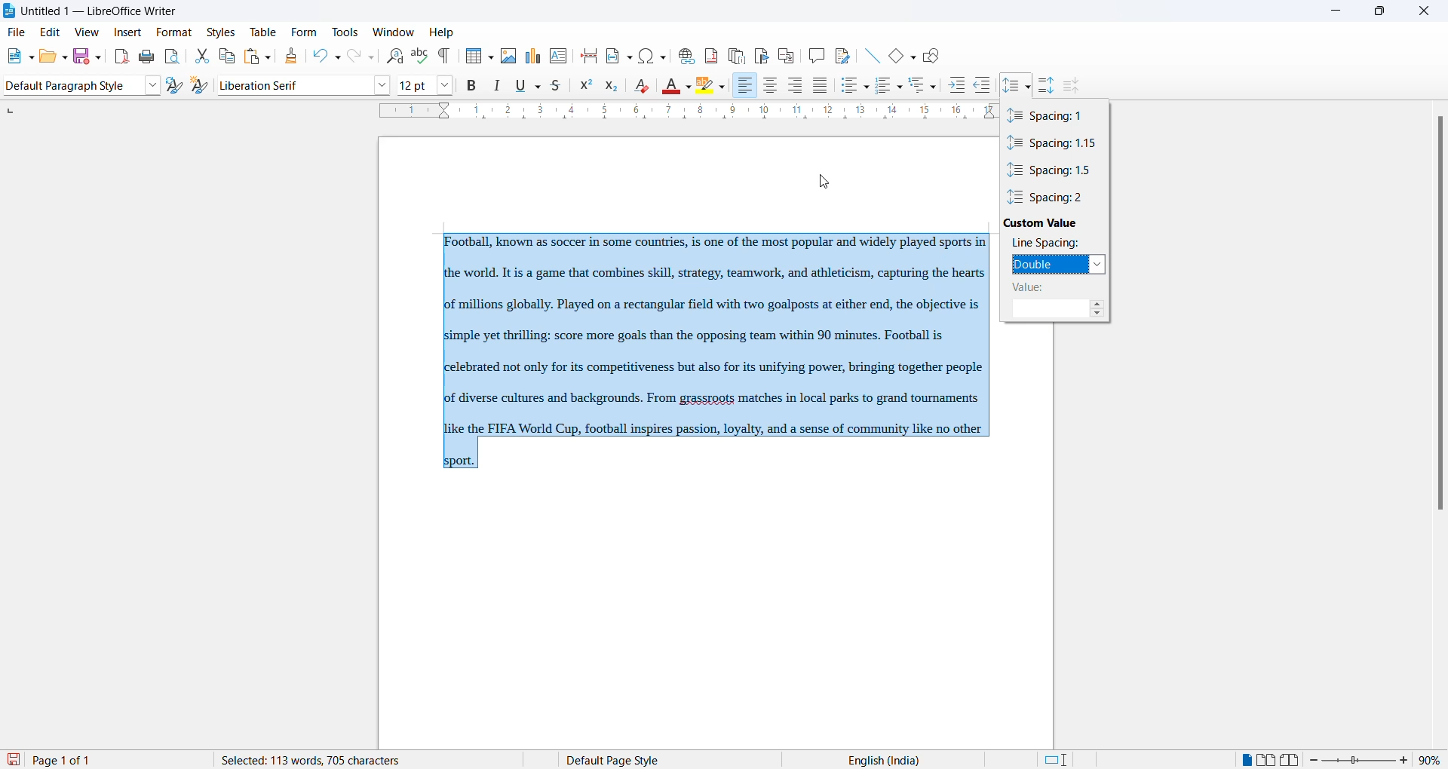  Describe the element at coordinates (1361, 760) in the screenshot. I see `zoom slider` at that location.